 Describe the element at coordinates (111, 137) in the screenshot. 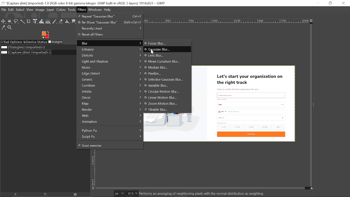

I see `Script-Fu` at that location.